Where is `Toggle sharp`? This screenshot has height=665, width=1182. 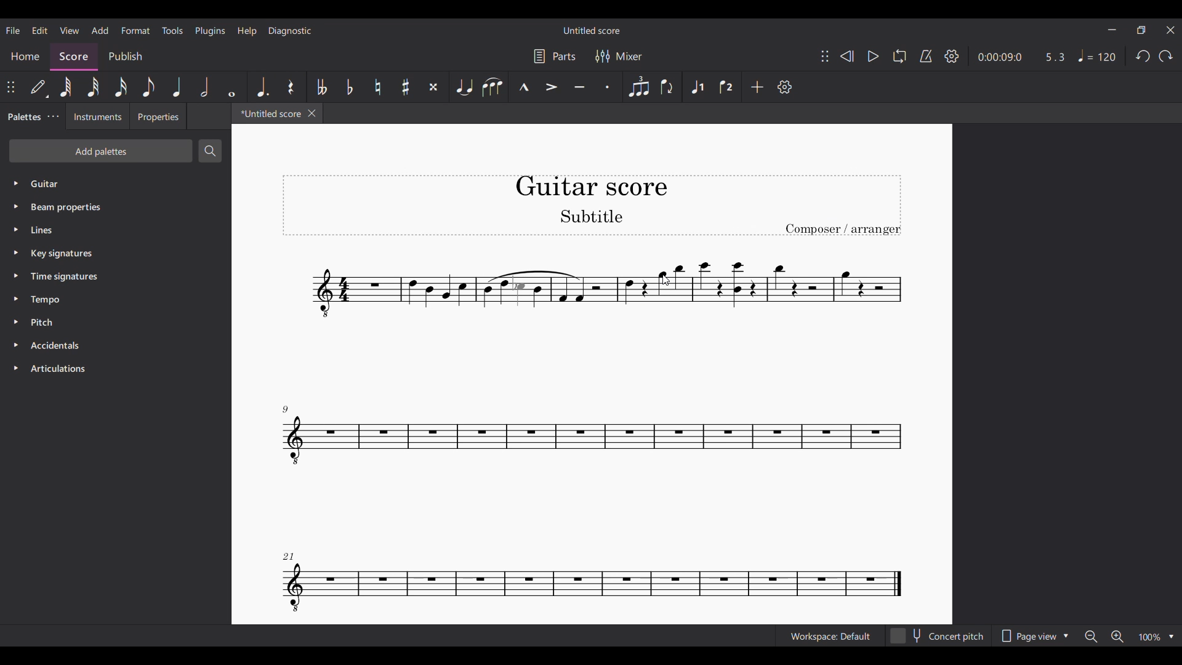
Toggle sharp is located at coordinates (406, 87).